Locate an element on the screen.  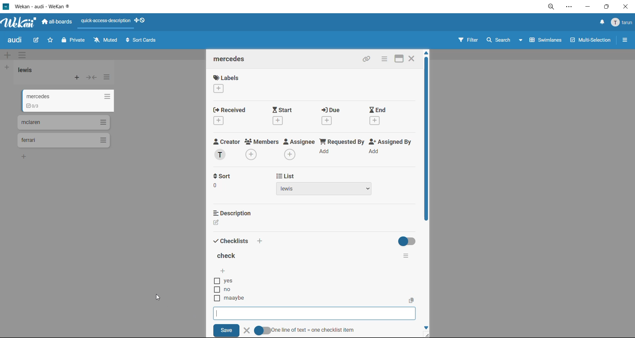
multiselection is located at coordinates (590, 41).